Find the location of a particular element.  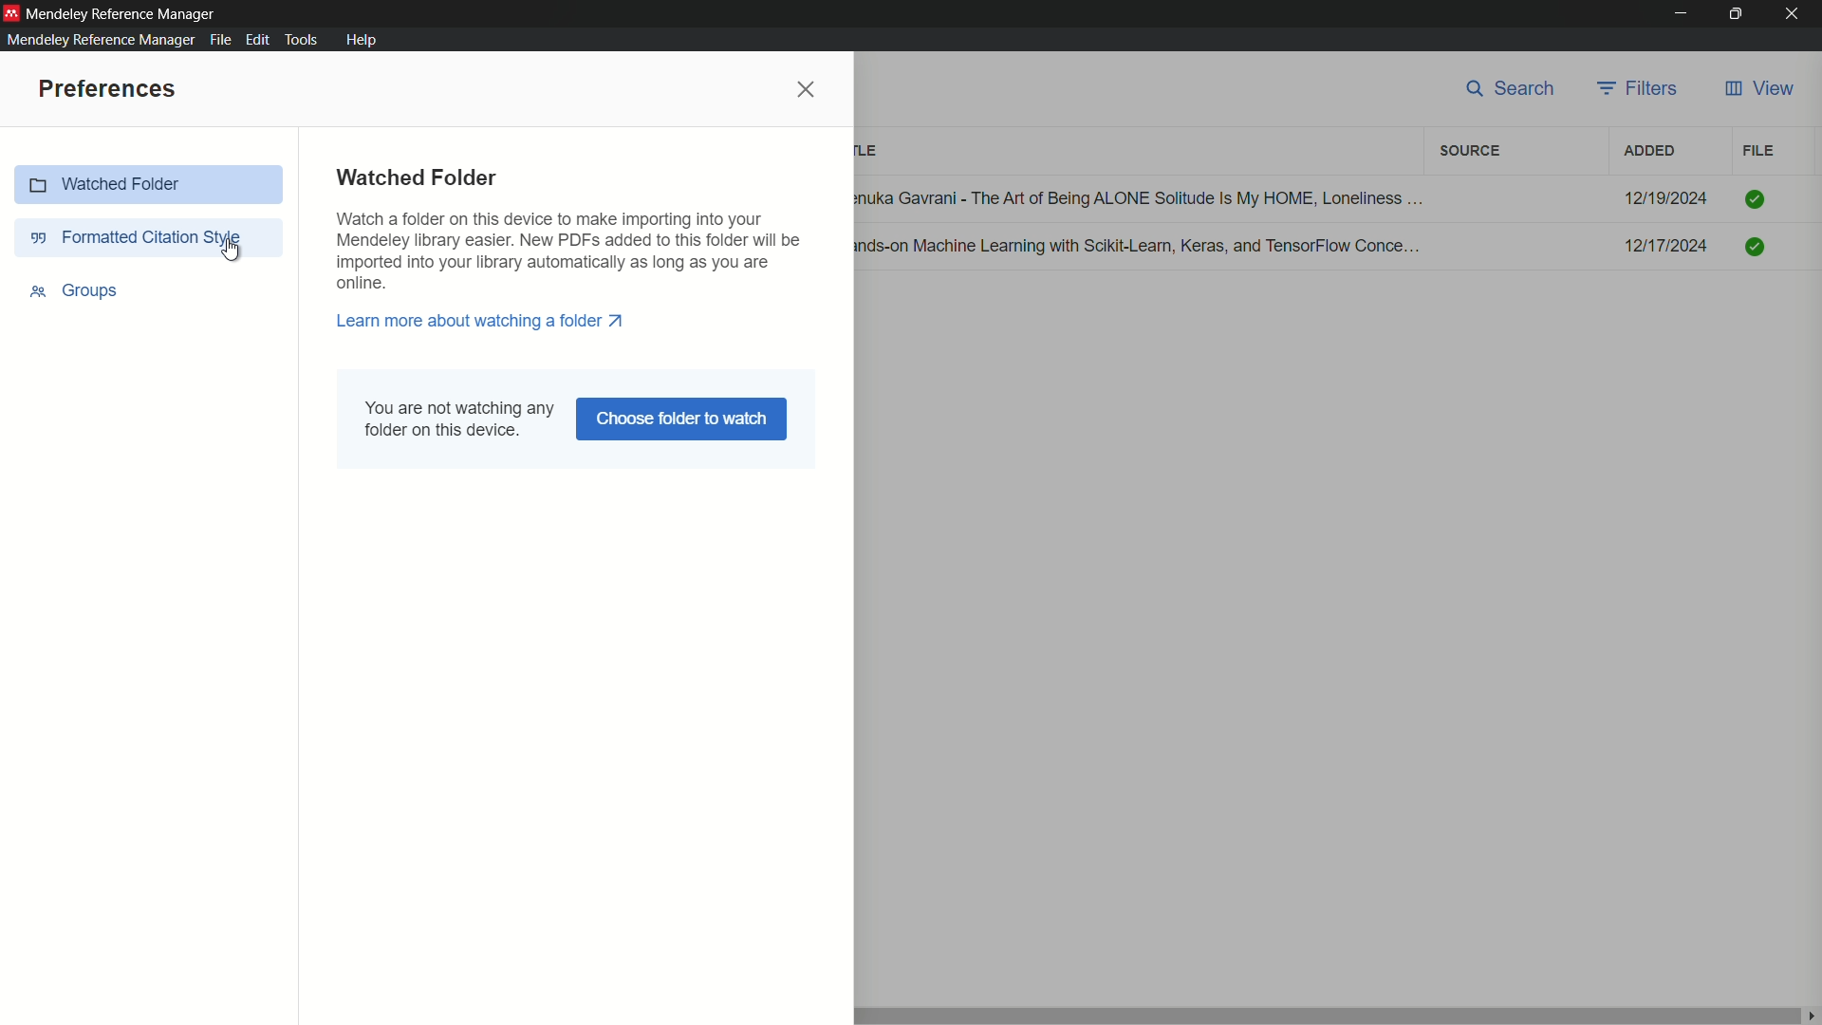

added is located at coordinates (1650, 152).